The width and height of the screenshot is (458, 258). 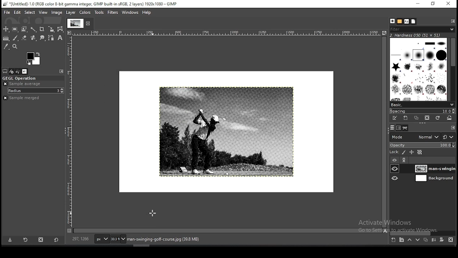 I want to click on close window, so click(x=448, y=4).